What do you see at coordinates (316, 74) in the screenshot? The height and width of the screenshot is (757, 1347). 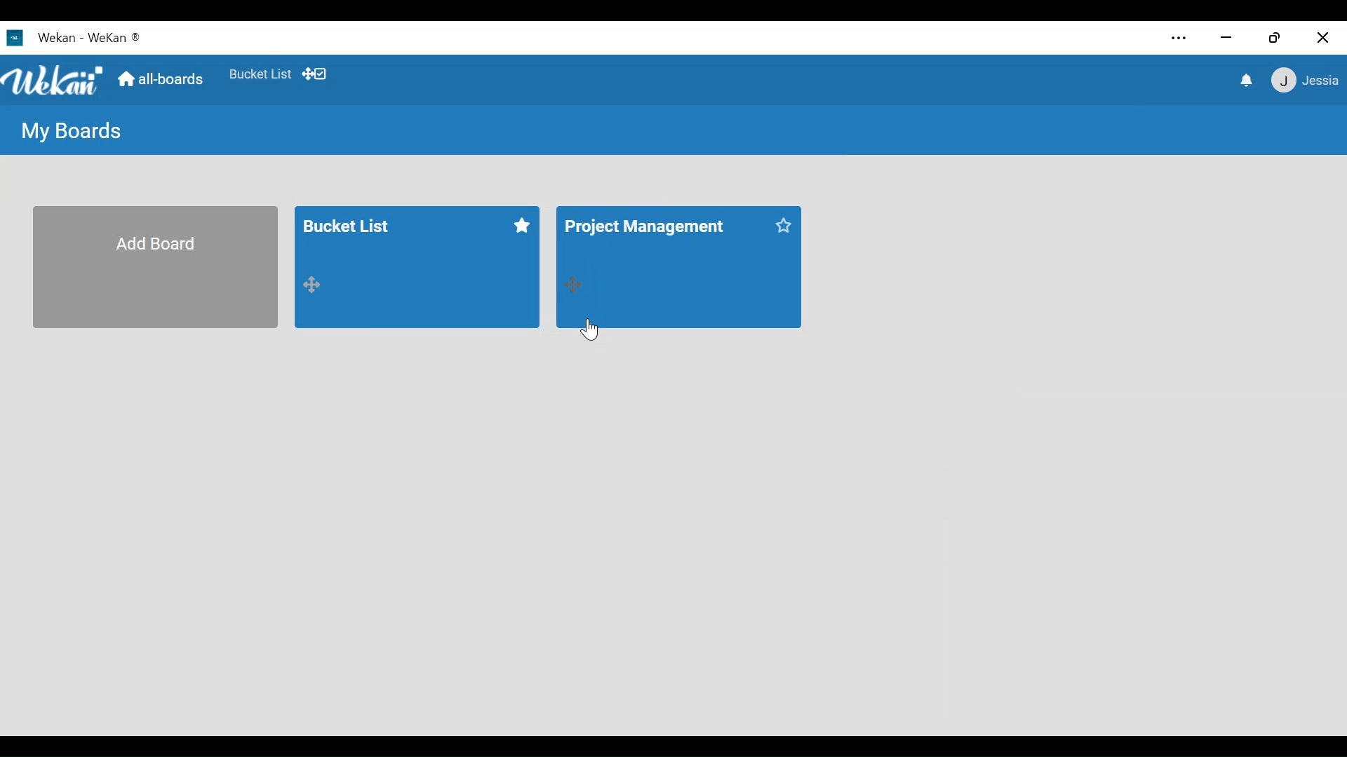 I see `Show desktop drag handles` at bounding box center [316, 74].